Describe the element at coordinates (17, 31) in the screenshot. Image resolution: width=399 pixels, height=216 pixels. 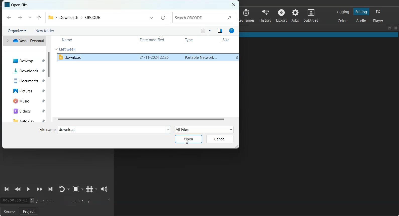
I see `Organize` at that location.